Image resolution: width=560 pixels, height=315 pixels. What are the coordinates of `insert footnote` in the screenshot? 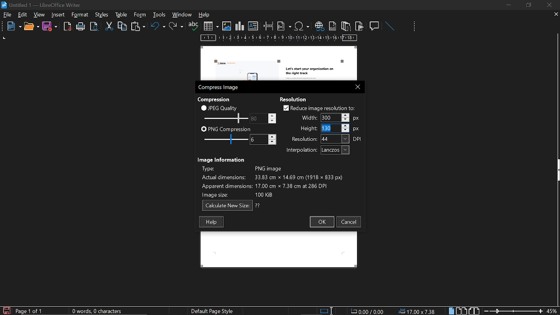 It's located at (332, 26).